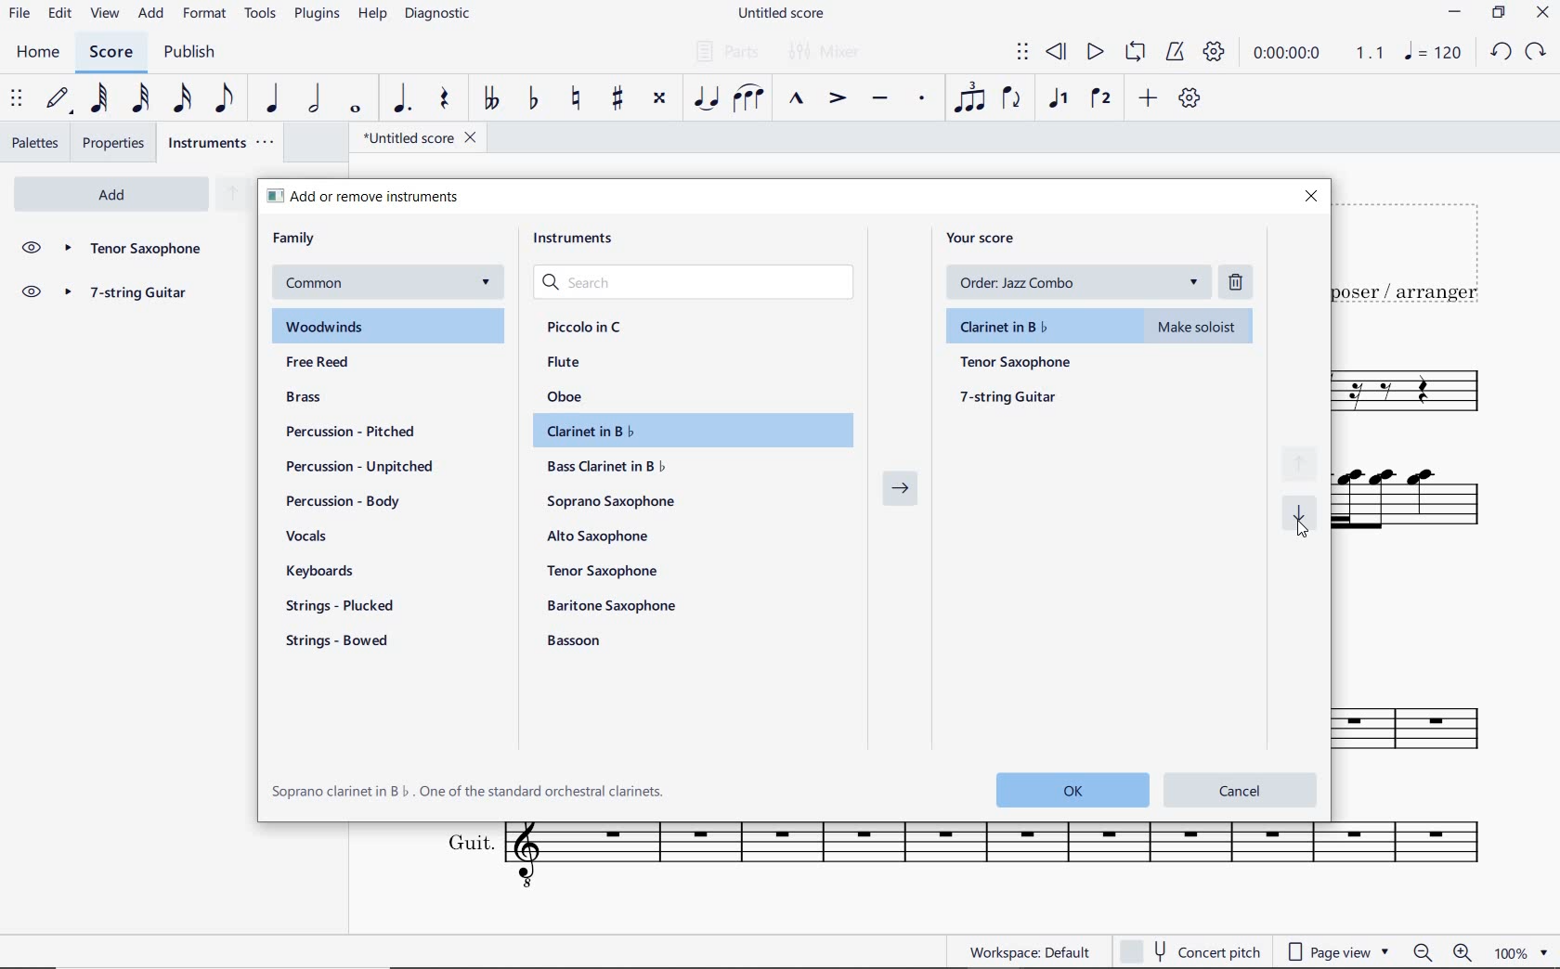 The image size is (1560, 969). I want to click on HALF NOTE, so click(314, 98).